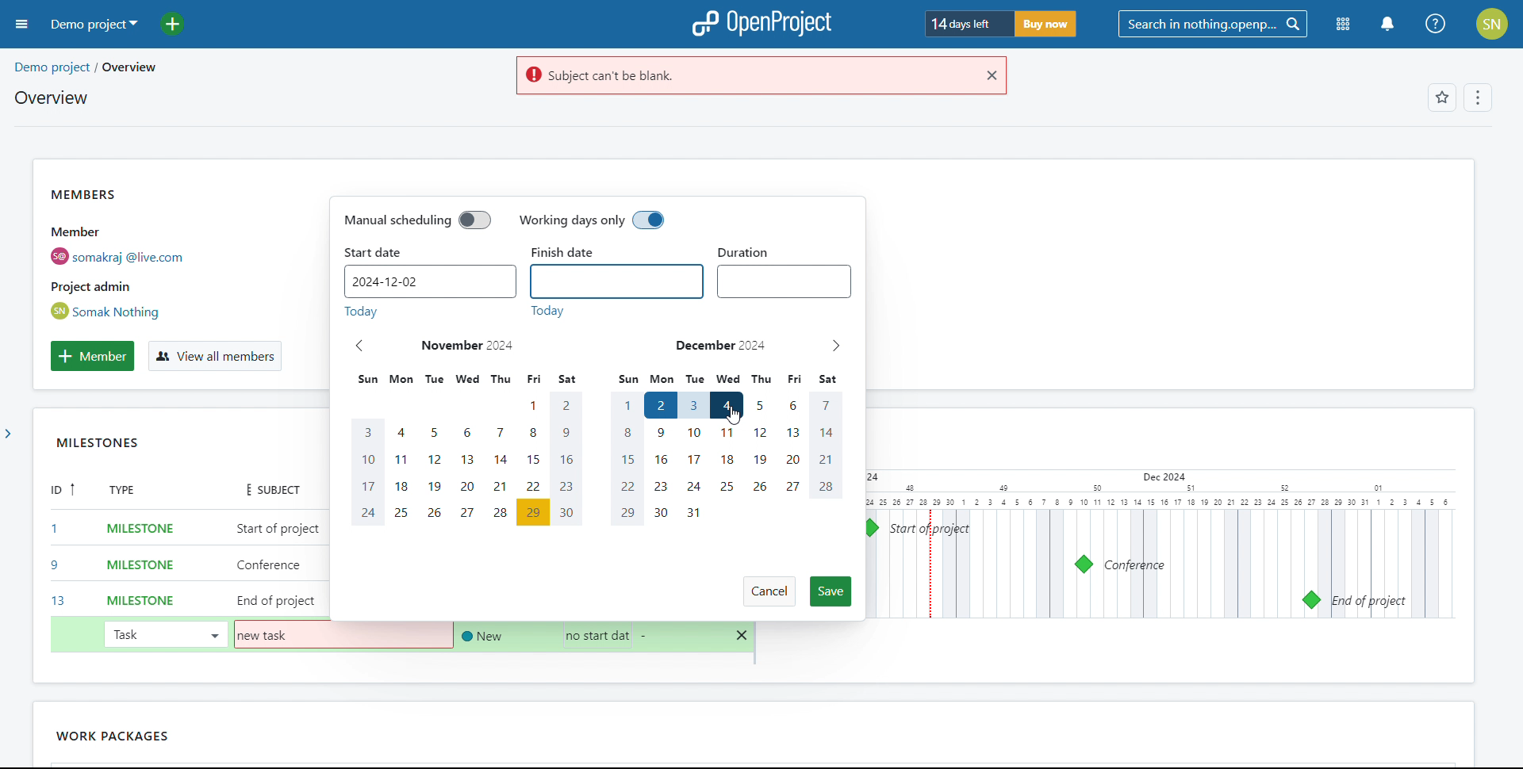 This screenshot has width=1523, height=769. What do you see at coordinates (1212, 25) in the screenshot?
I see `search` at bounding box center [1212, 25].